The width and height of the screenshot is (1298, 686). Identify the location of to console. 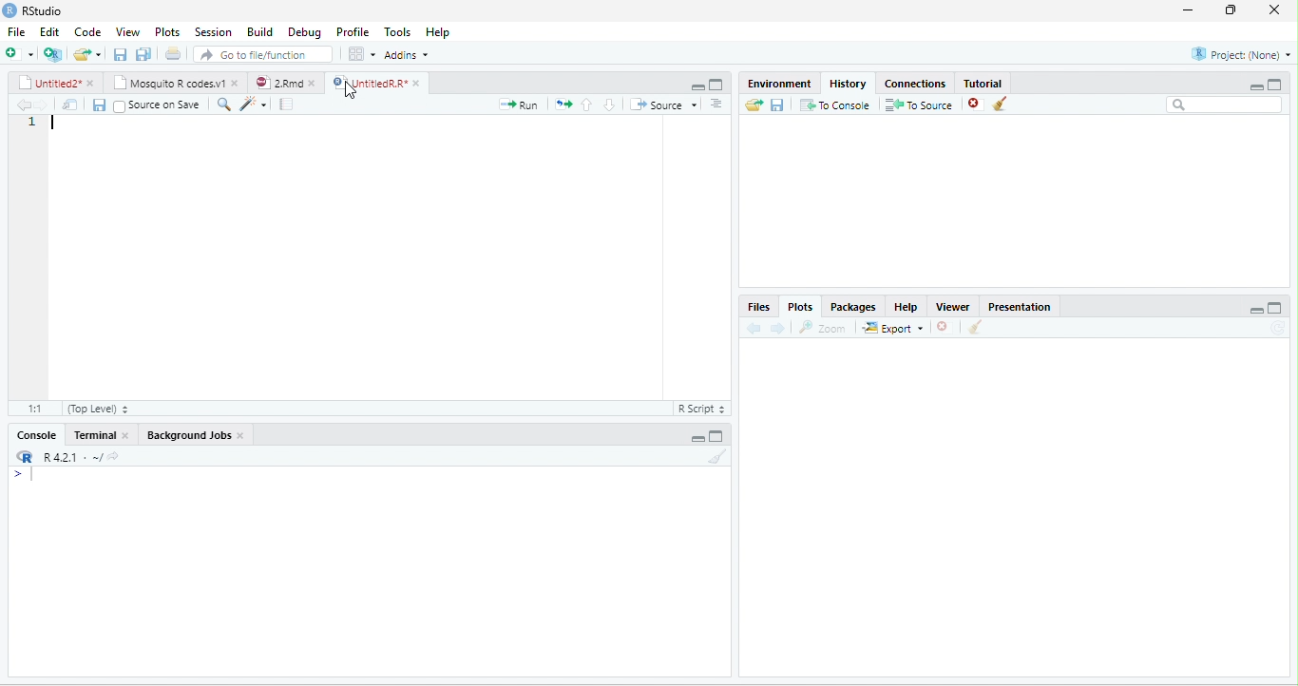
(836, 106).